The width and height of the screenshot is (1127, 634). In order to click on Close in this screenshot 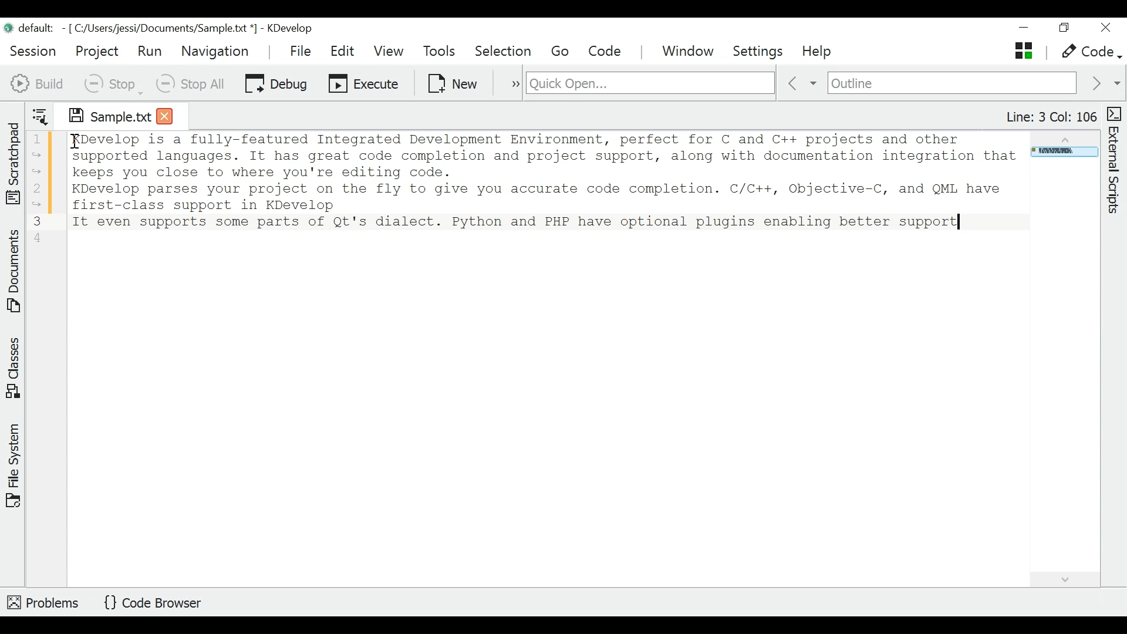, I will do `click(1105, 28)`.